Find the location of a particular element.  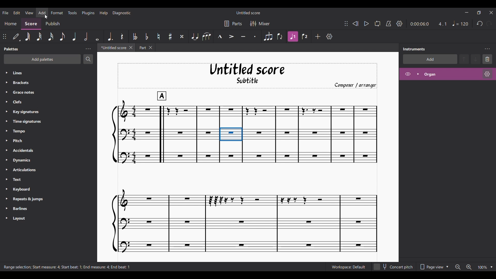

Move up is located at coordinates (464, 59).